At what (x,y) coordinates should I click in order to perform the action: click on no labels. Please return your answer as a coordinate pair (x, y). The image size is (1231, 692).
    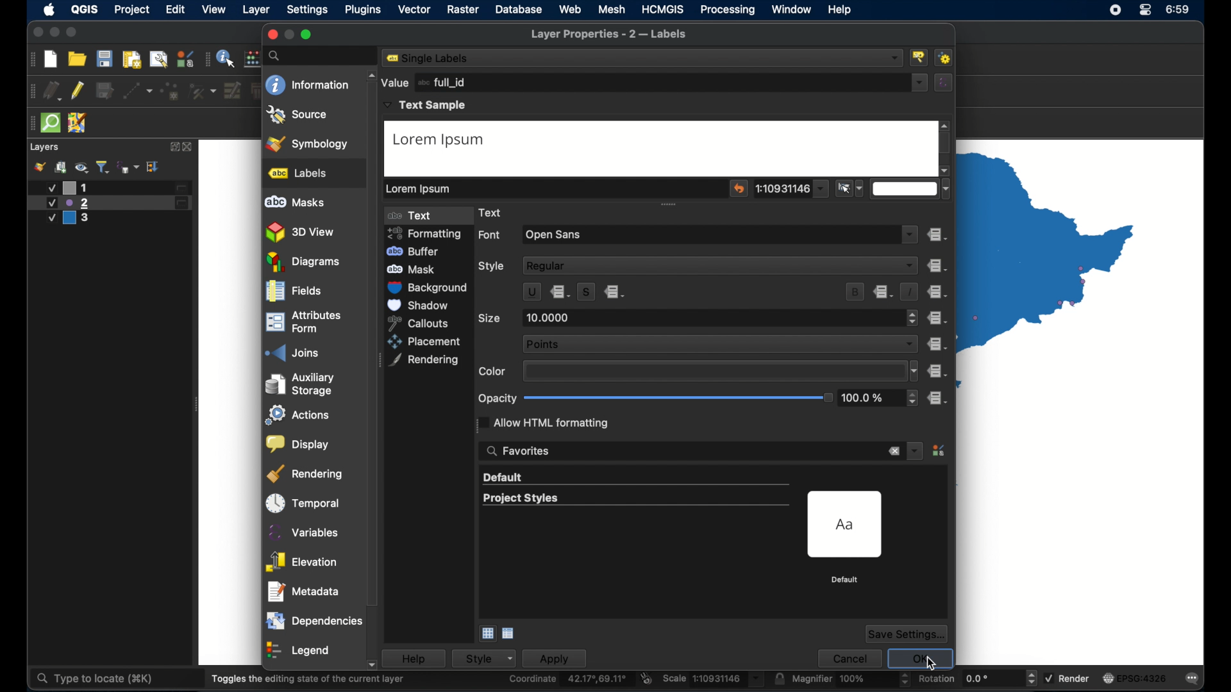
    Looking at the image, I should click on (431, 58).